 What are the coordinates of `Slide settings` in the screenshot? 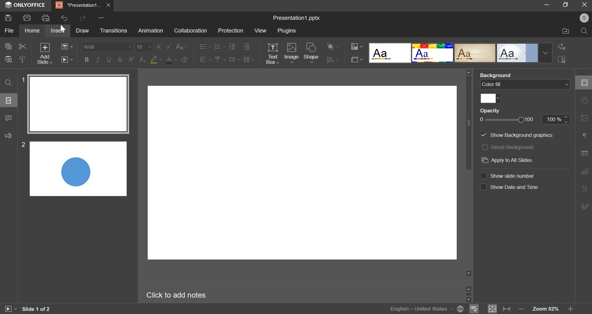 It's located at (583, 82).